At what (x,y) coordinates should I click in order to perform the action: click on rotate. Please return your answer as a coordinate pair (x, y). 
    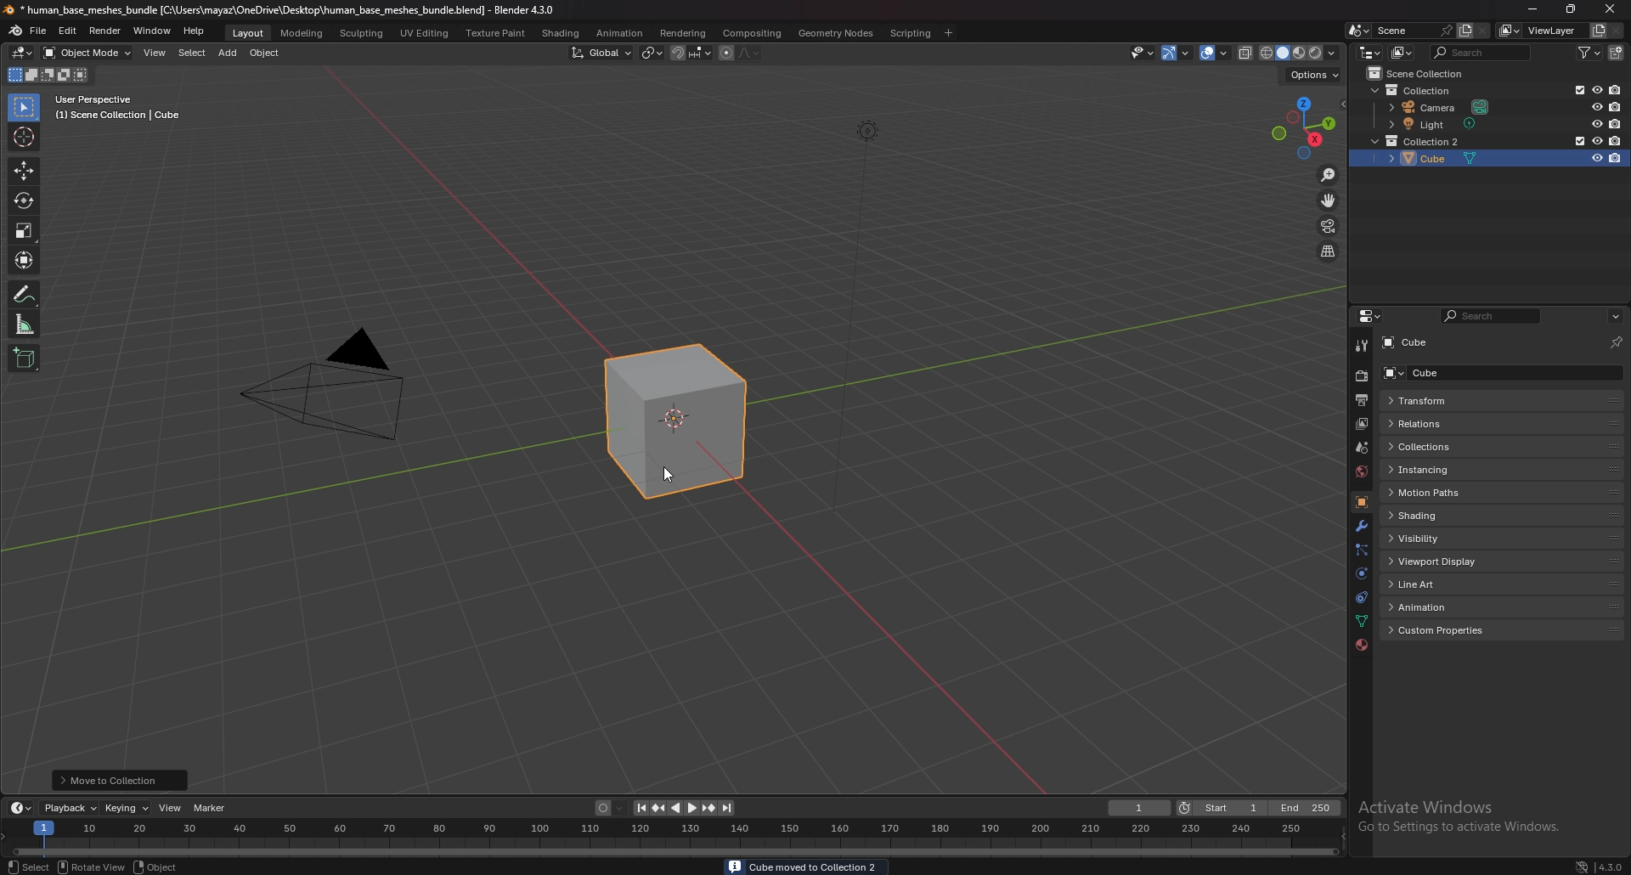
    Looking at the image, I should click on (25, 200).